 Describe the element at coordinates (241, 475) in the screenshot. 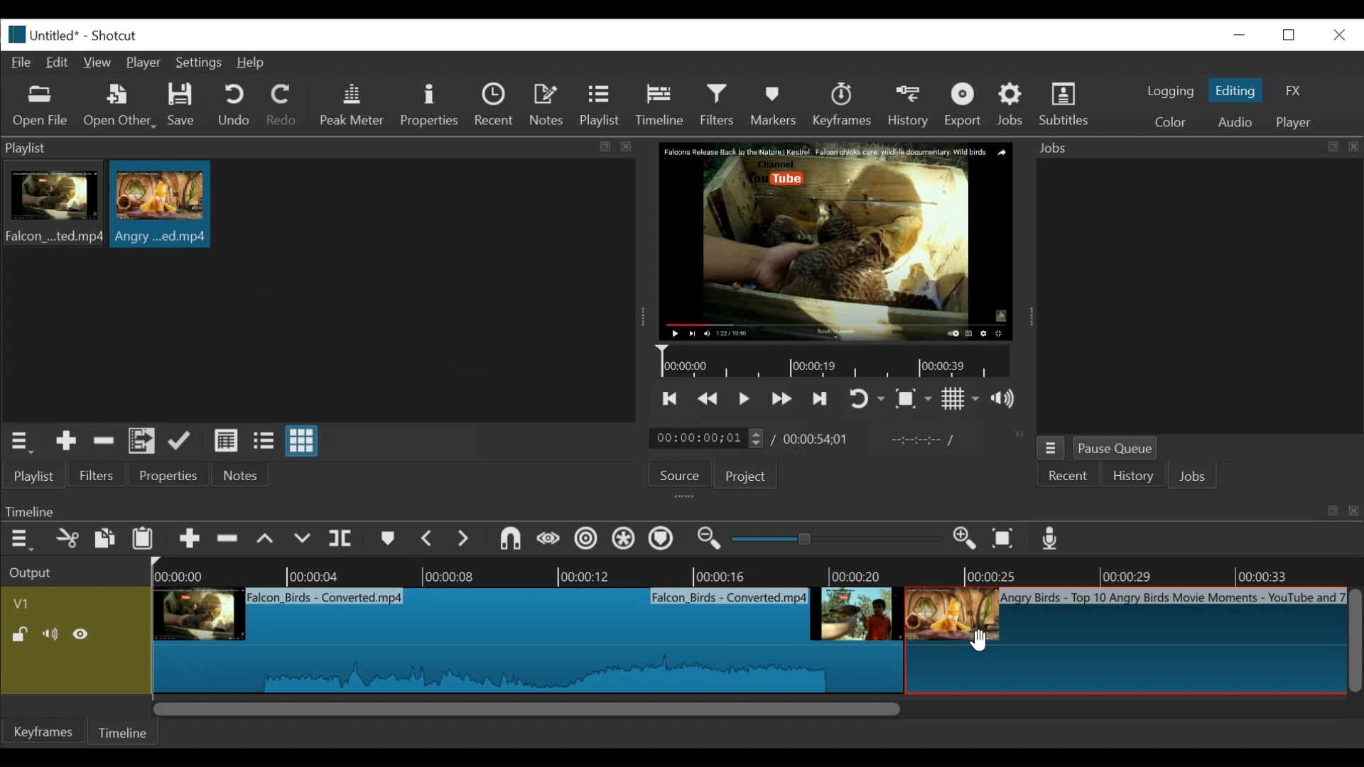

I see `Notes` at that location.